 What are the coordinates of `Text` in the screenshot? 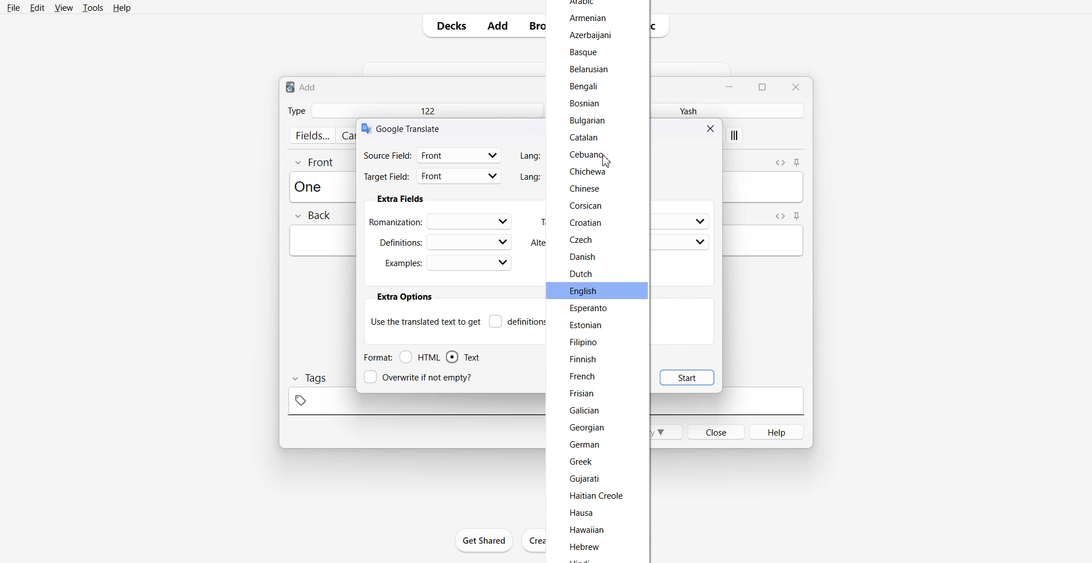 It's located at (301, 86).